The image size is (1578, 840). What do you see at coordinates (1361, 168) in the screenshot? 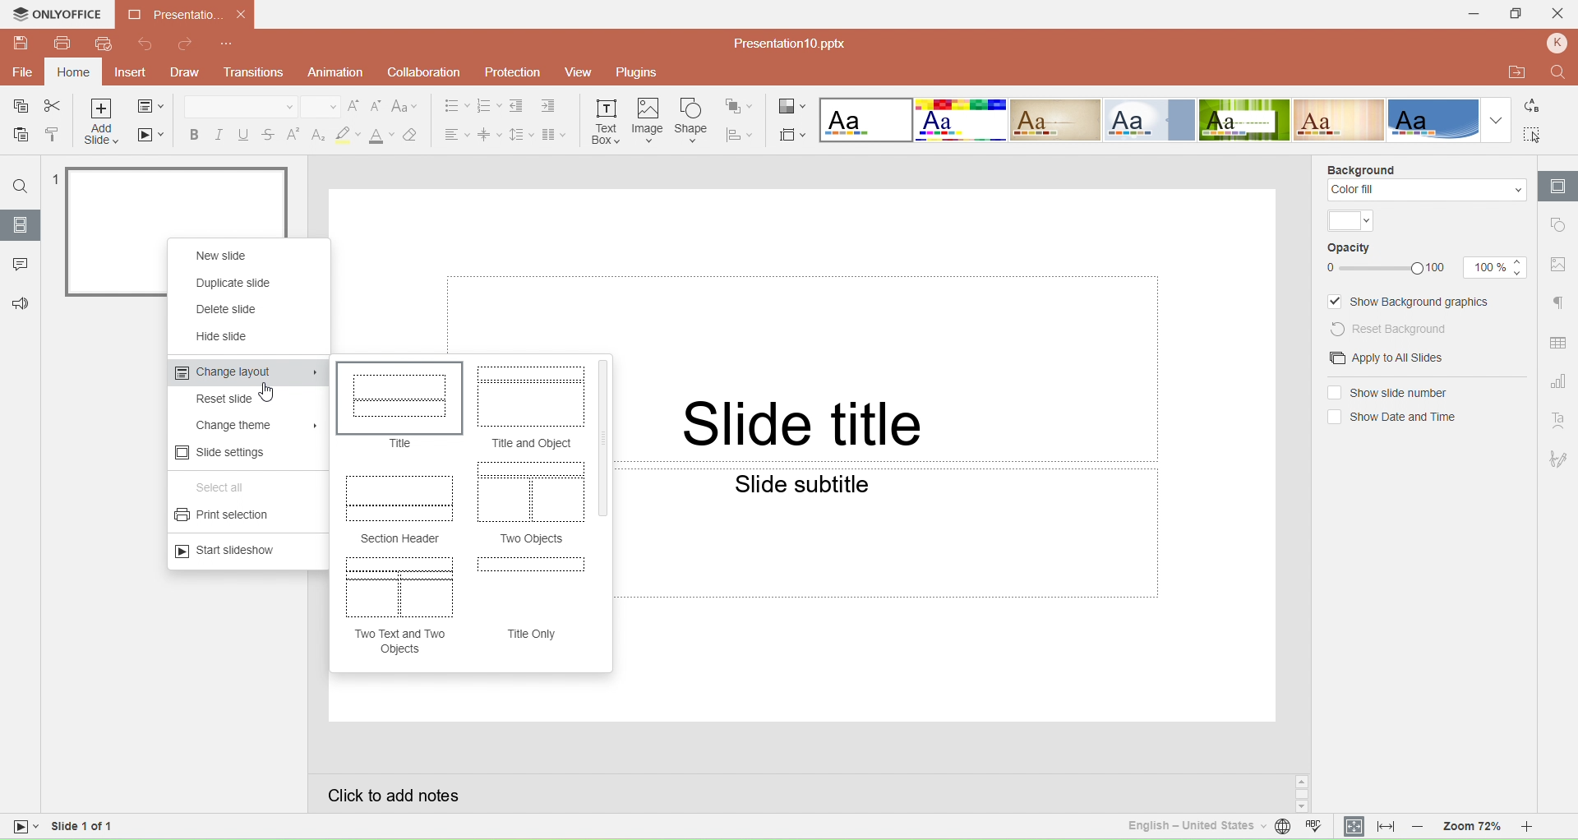
I see `Background` at bounding box center [1361, 168].